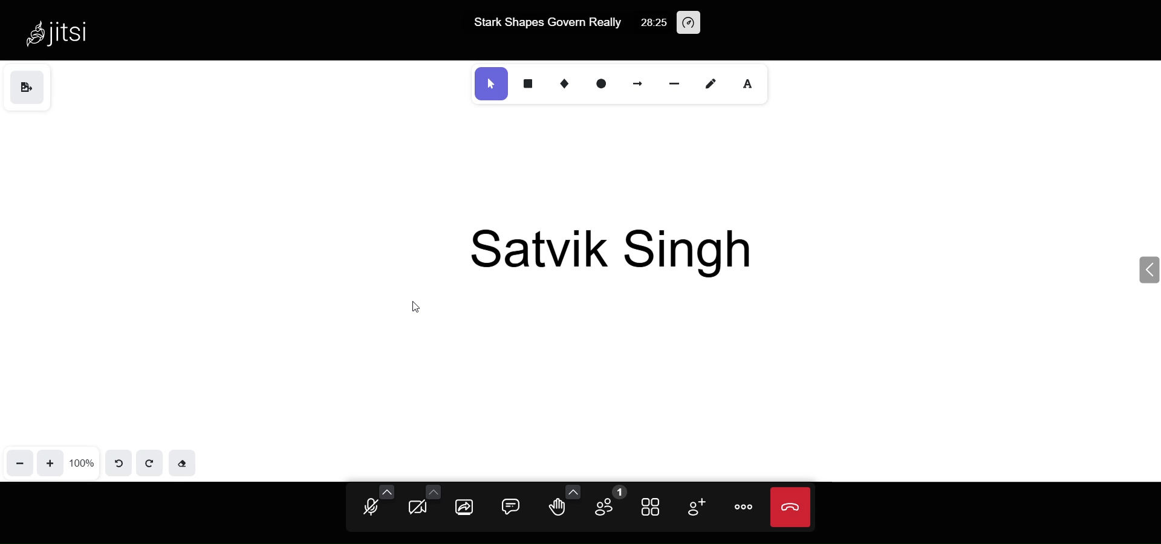 The width and height of the screenshot is (1161, 544). I want to click on arrow, so click(639, 82).